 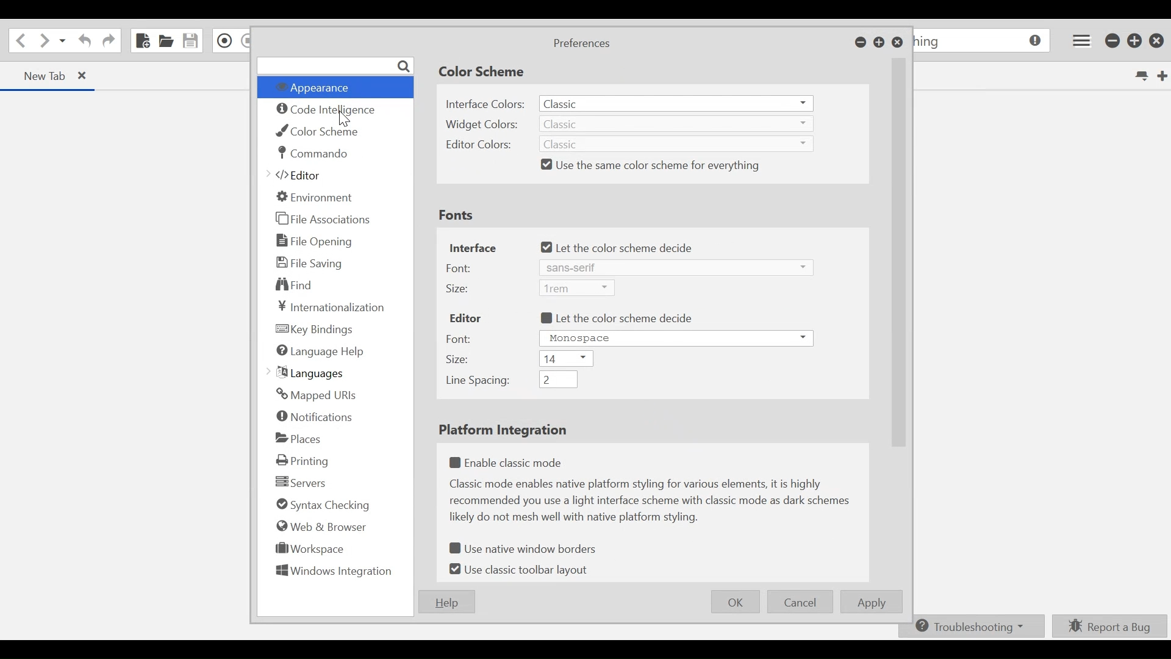 What do you see at coordinates (315, 196) in the screenshot?
I see `Environment` at bounding box center [315, 196].